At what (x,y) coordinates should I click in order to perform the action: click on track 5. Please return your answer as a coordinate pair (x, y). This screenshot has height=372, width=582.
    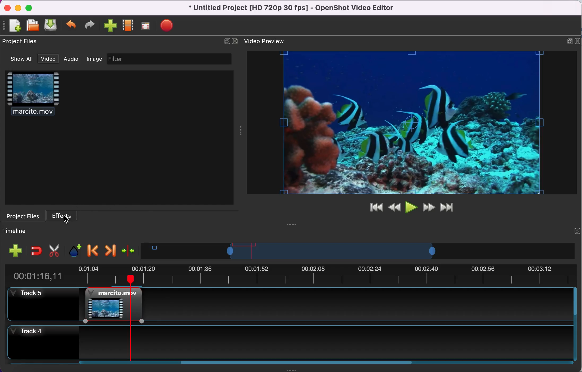
    Looking at the image, I should click on (358, 304).